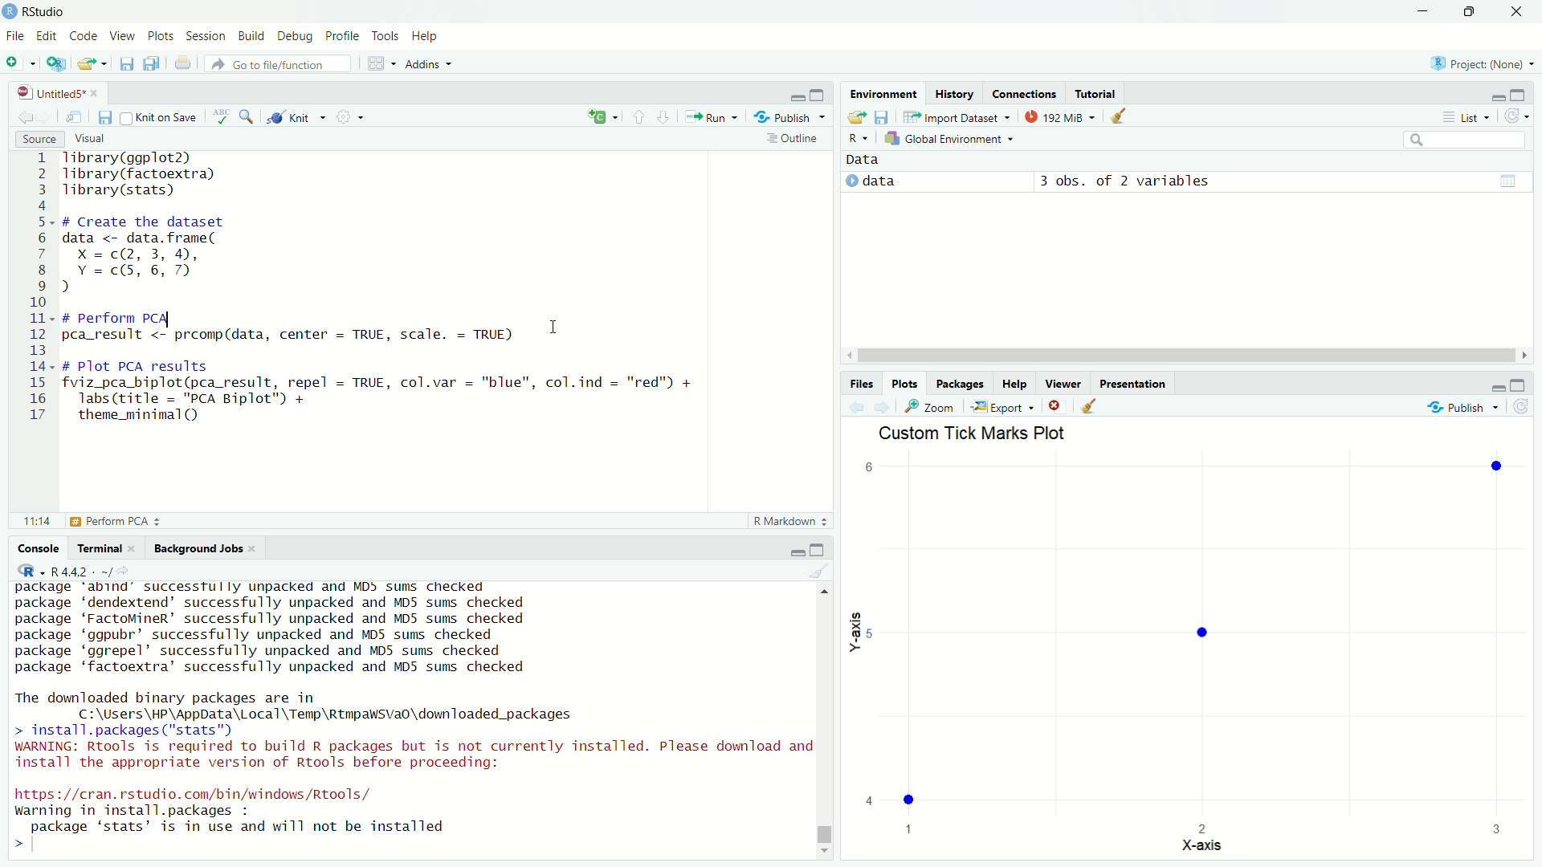 This screenshot has width=1542, height=867. I want to click on Edit, so click(48, 37).